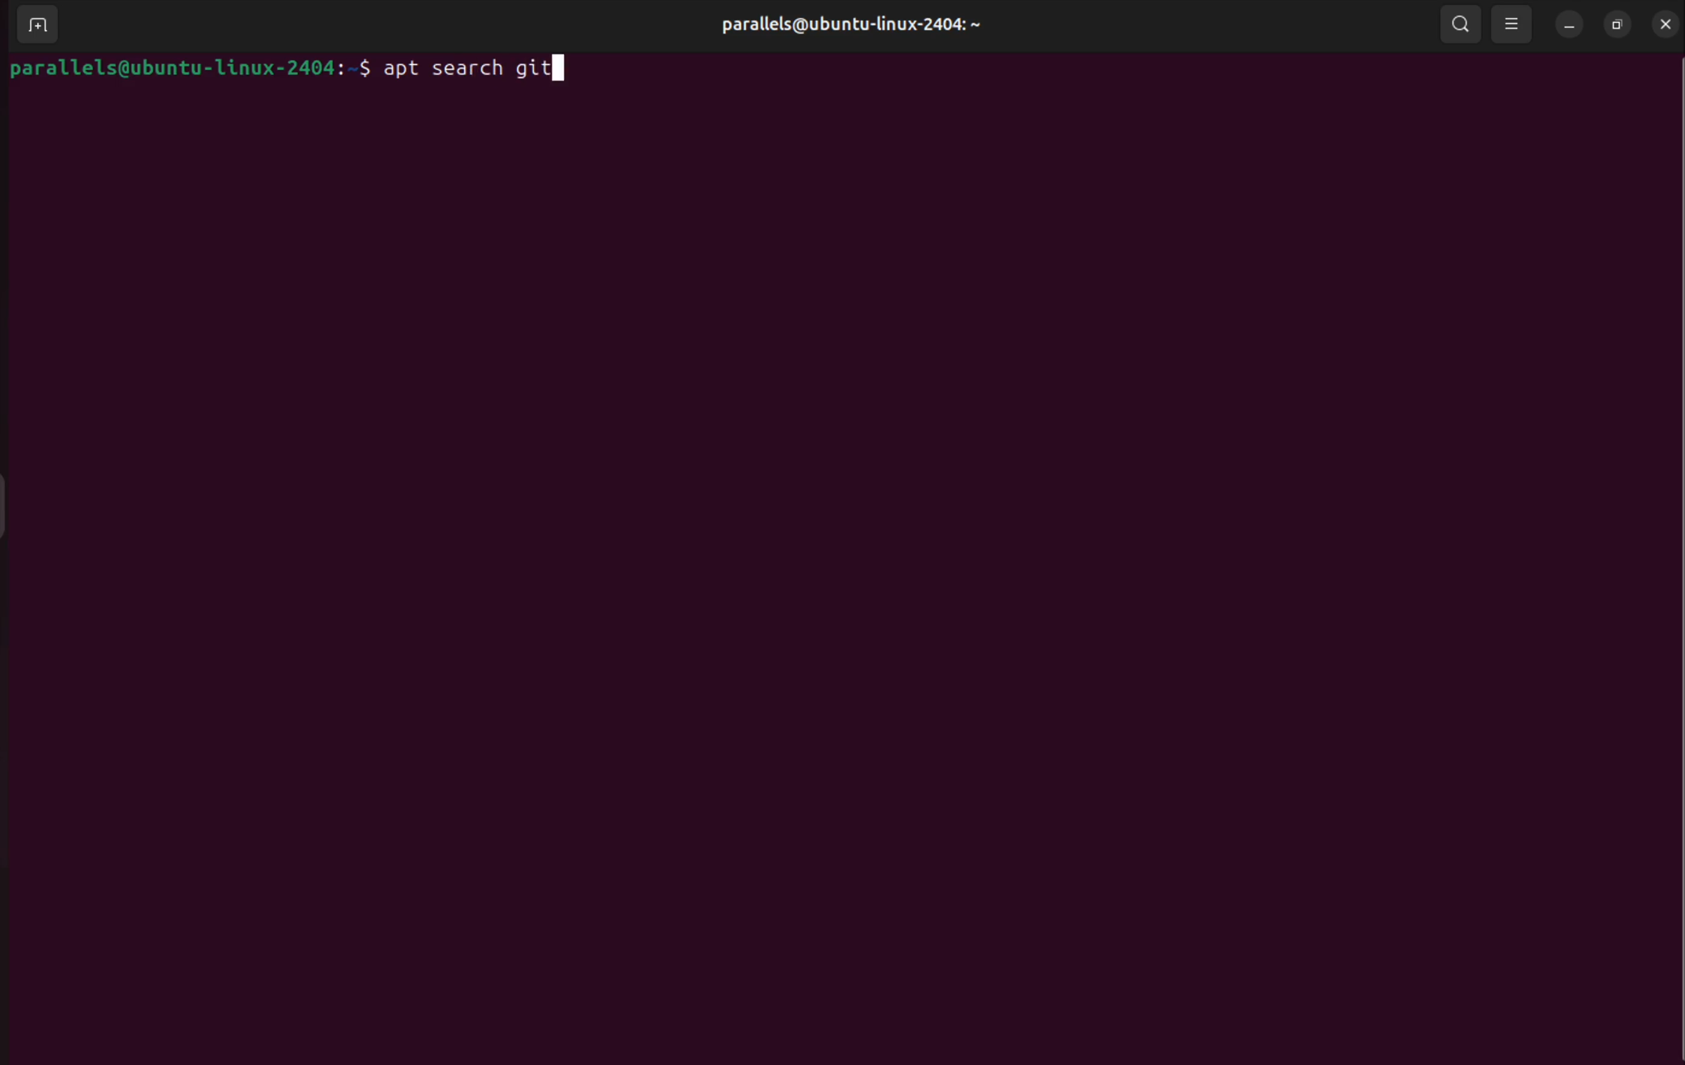 The height and width of the screenshot is (1065, 1685). What do you see at coordinates (860, 24) in the screenshot?
I see `parallels@ubuntu-linux-2404: ~` at bounding box center [860, 24].